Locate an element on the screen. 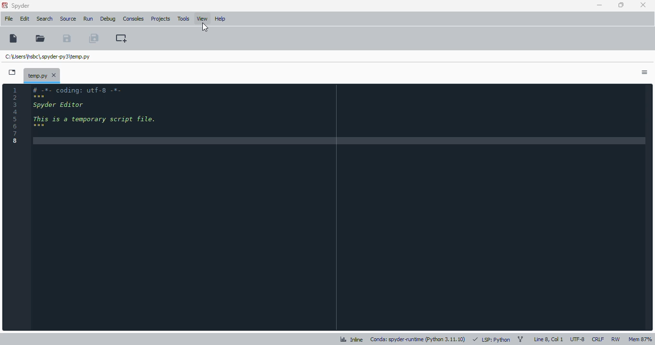 Image resolution: width=655 pixels, height=345 pixels. browse tabs is located at coordinates (12, 72).